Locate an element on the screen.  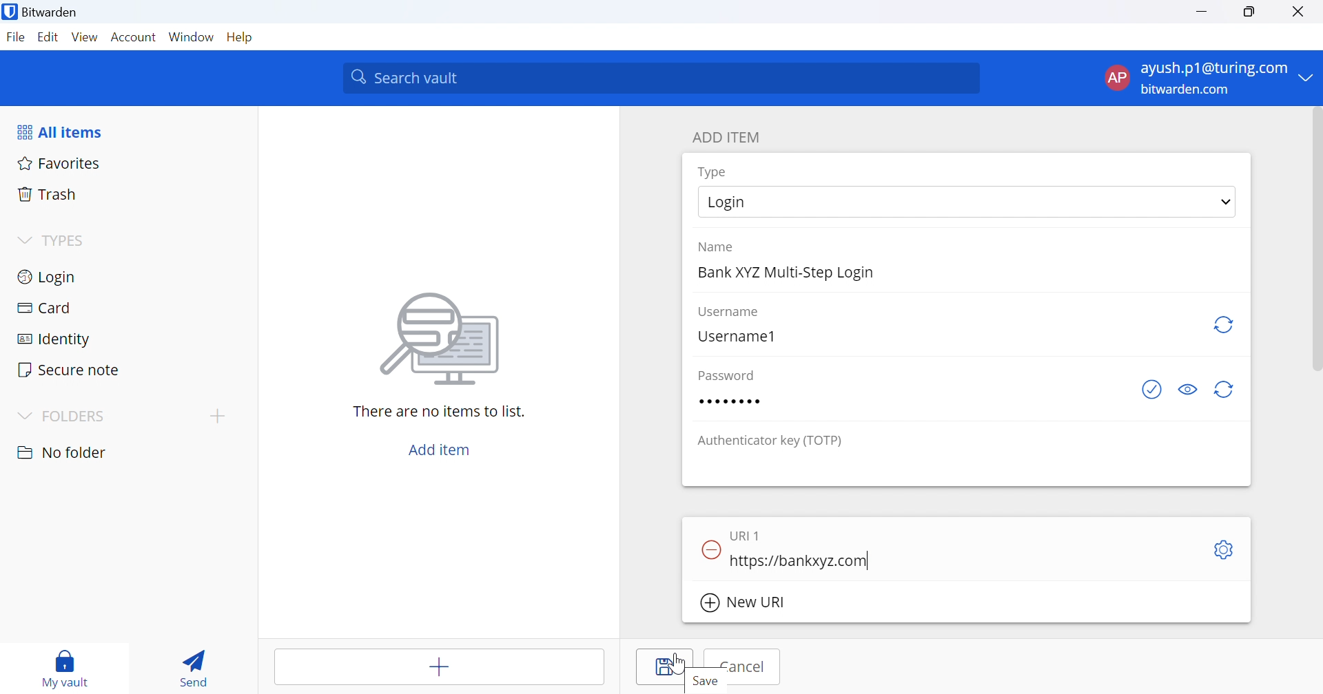
scrollbar is located at coordinates (1315, 242).